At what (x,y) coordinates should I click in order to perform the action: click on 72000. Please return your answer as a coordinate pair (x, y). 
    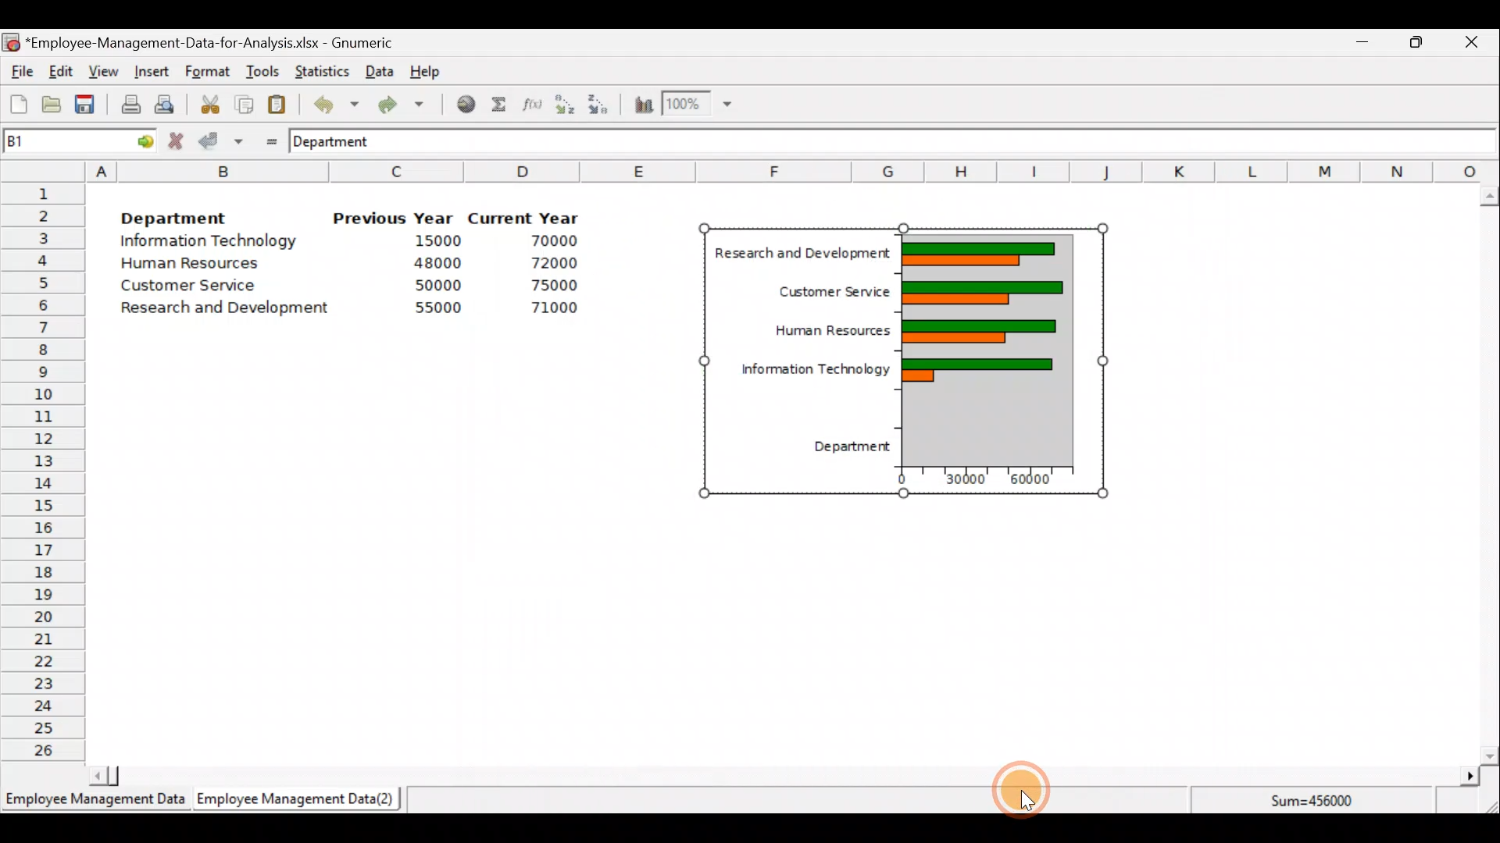
    Looking at the image, I should click on (547, 265).